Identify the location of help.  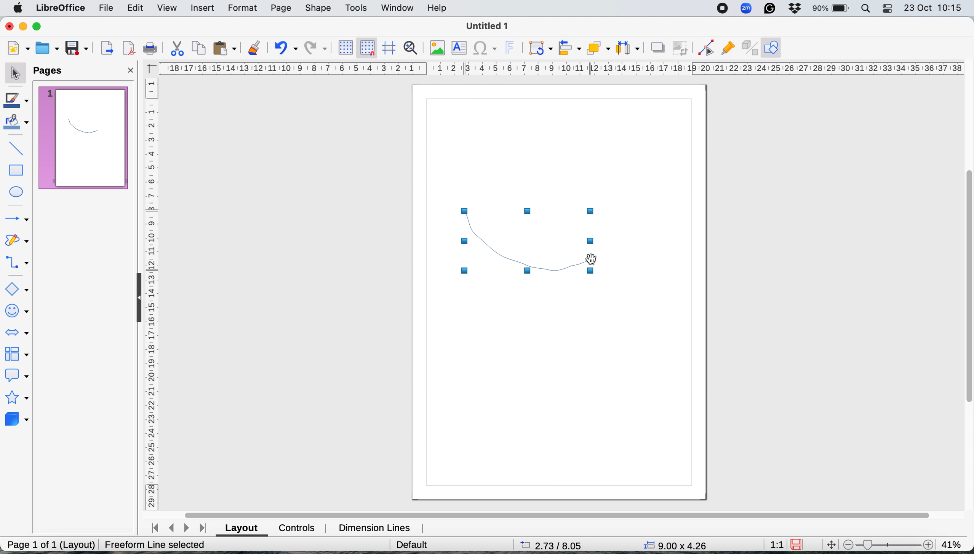
(440, 8).